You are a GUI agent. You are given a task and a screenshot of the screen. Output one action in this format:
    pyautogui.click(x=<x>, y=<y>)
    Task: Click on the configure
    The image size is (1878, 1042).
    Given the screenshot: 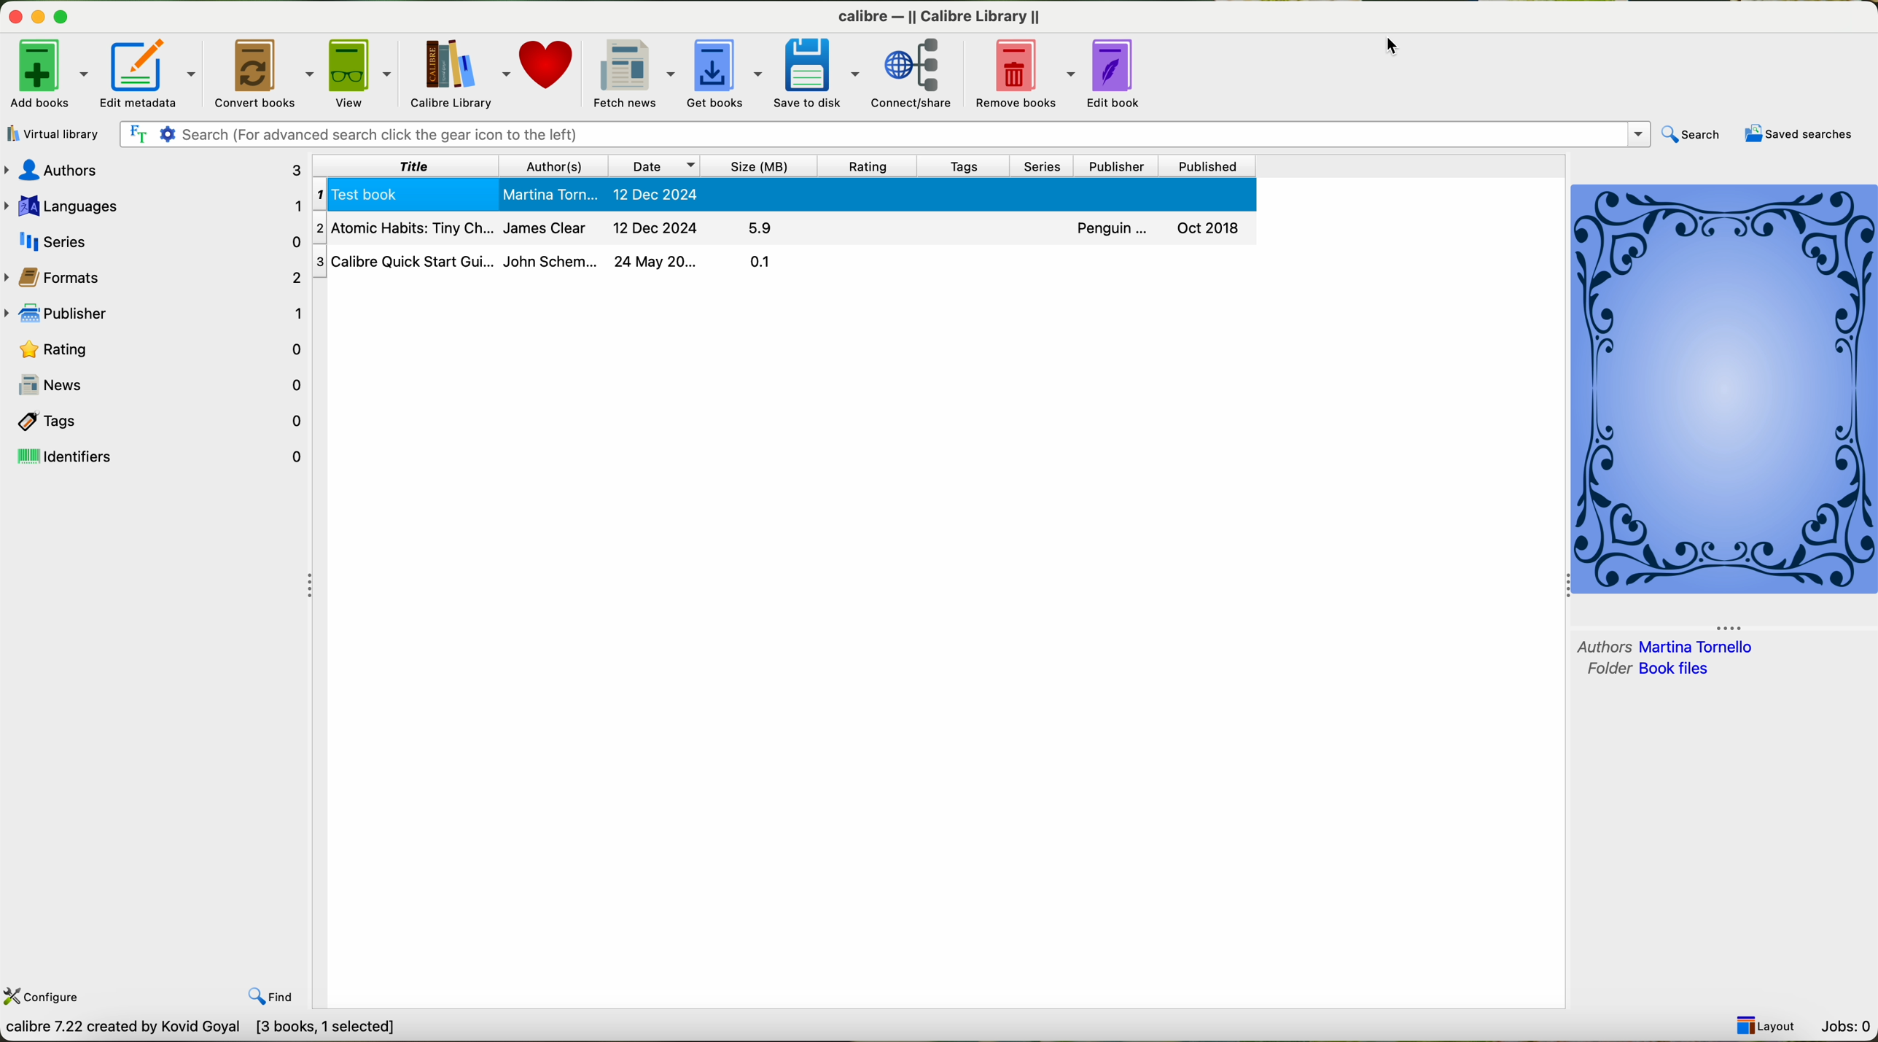 What is the action you would take?
    pyautogui.click(x=44, y=997)
    